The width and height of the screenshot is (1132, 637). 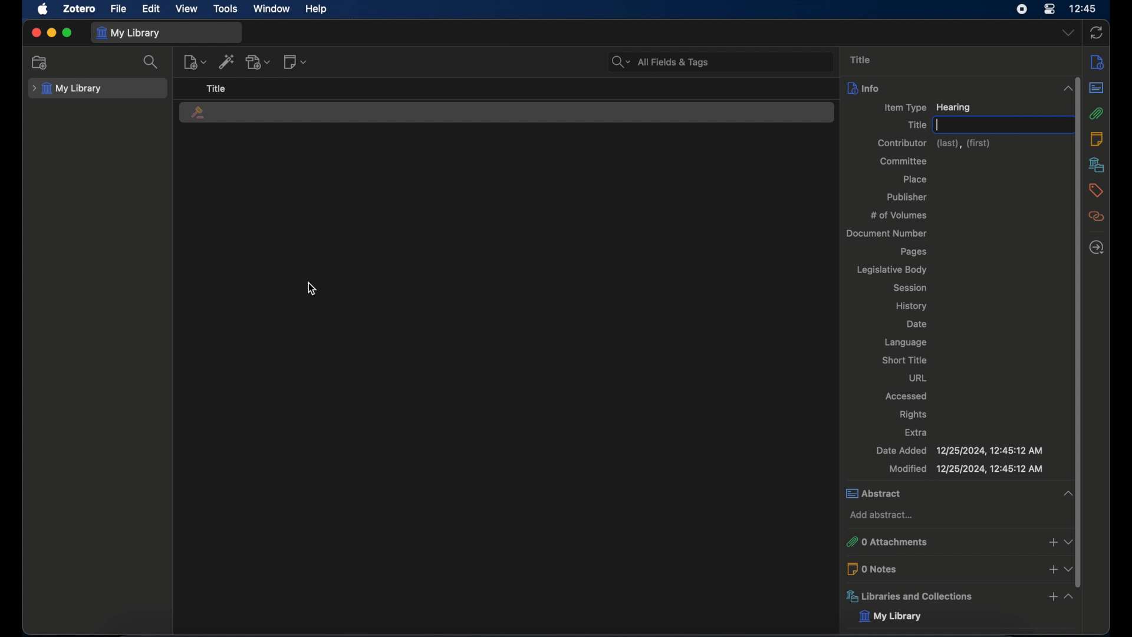 I want to click on language, so click(x=906, y=342).